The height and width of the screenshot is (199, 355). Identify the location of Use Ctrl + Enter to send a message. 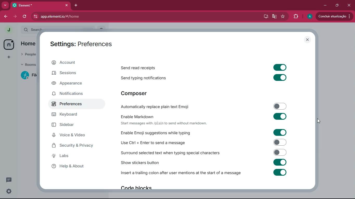
(203, 142).